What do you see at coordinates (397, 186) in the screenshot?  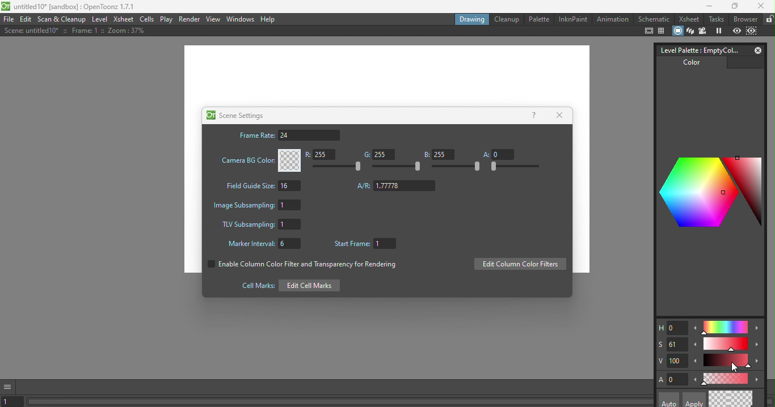 I see `Aspect ratio` at bounding box center [397, 186].